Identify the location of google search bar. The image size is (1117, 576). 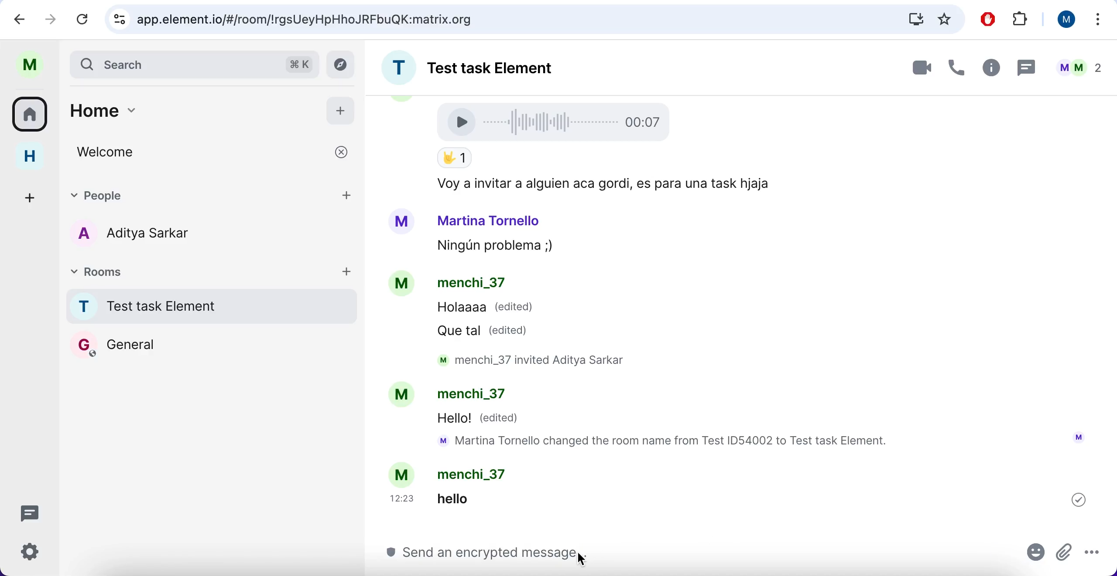
(493, 19).